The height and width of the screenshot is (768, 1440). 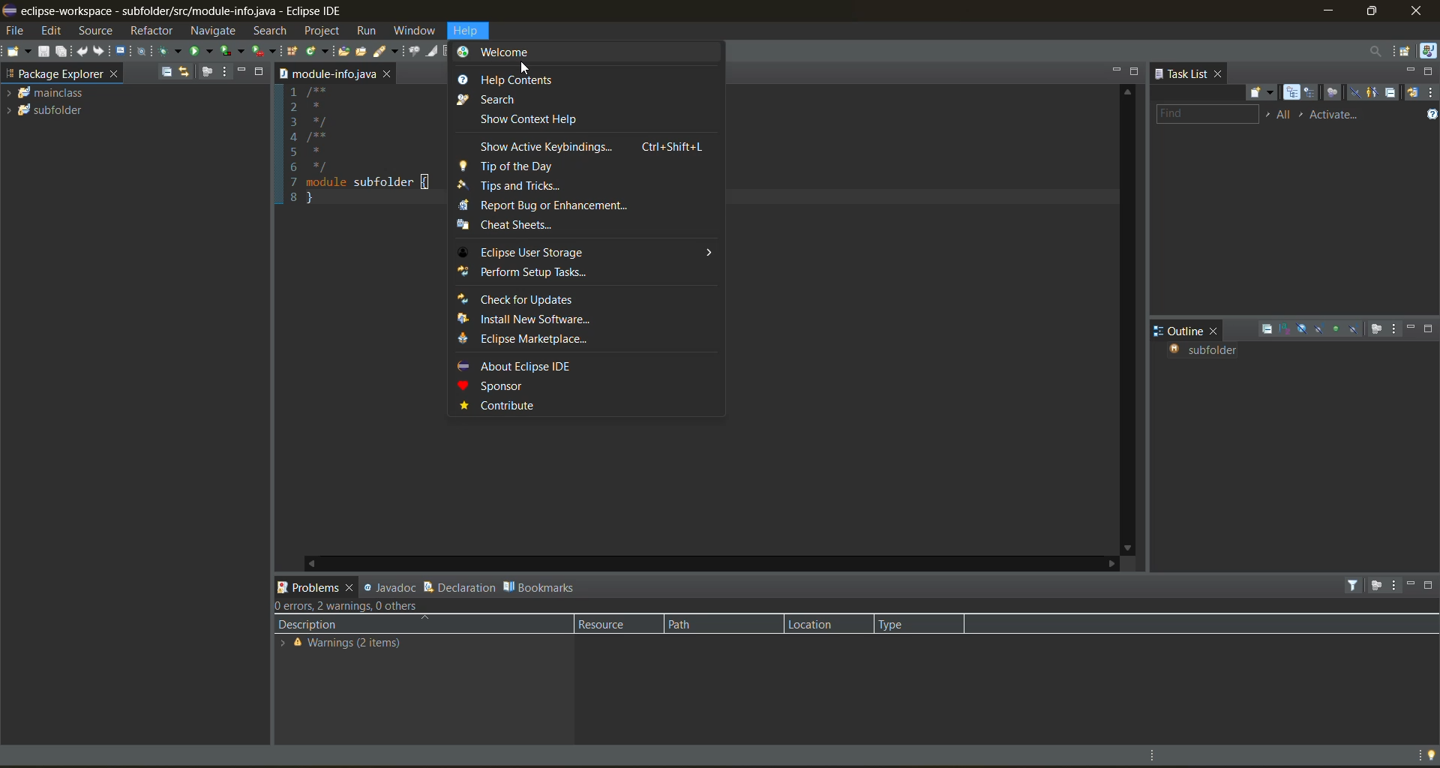 I want to click on new, so click(x=17, y=55).